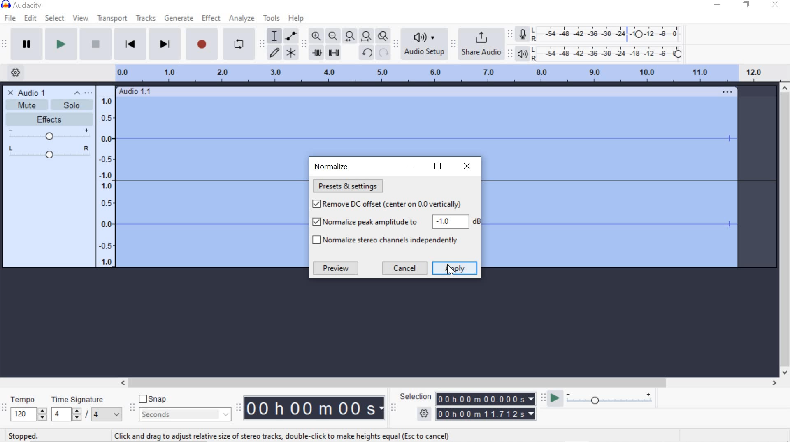  What do you see at coordinates (81, 18) in the screenshot?
I see `view` at bounding box center [81, 18].